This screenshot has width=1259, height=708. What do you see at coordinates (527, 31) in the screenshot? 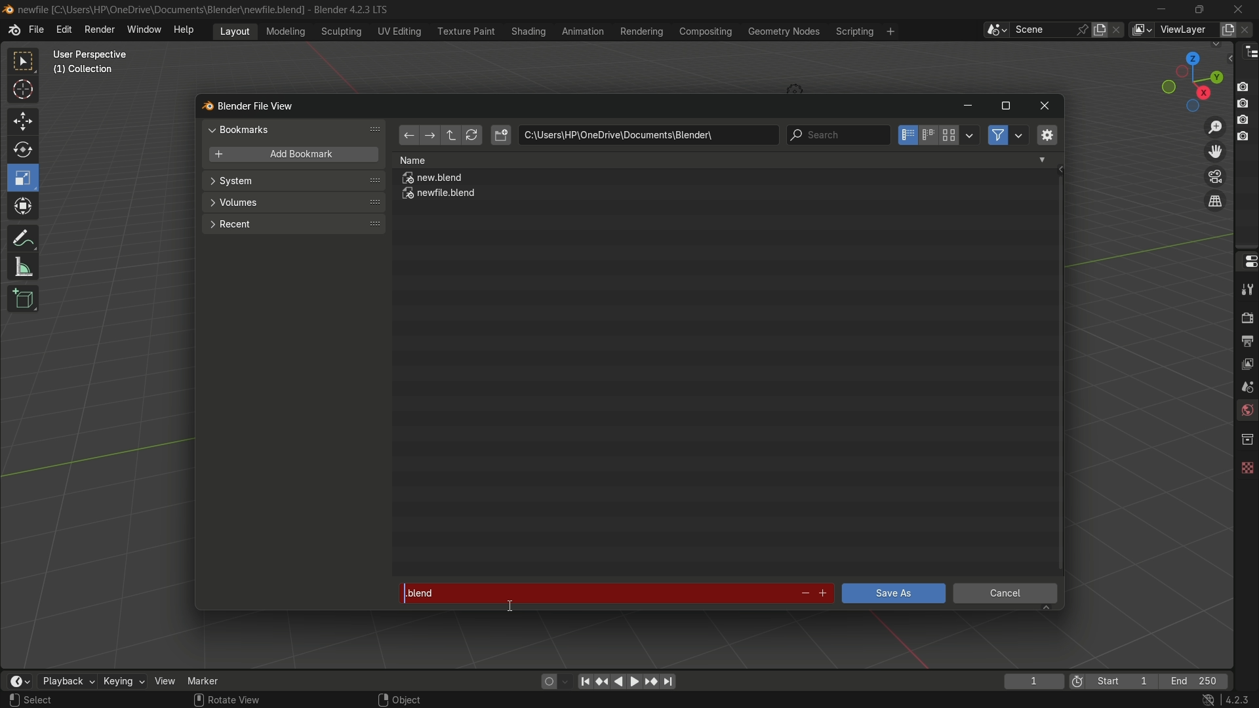
I see `shading menu` at bounding box center [527, 31].